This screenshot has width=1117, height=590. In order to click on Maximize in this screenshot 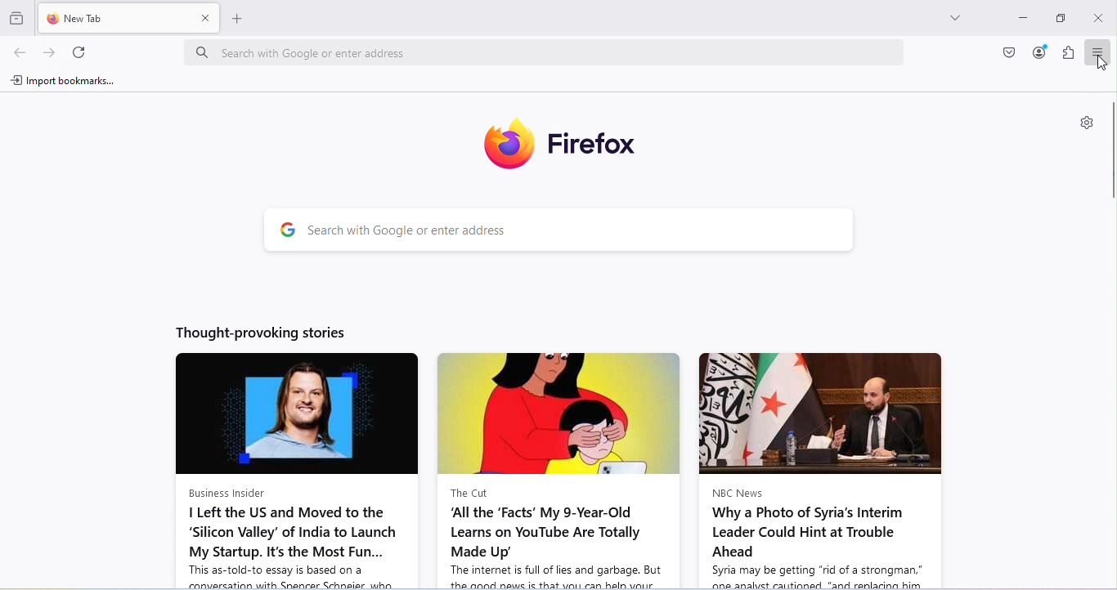, I will do `click(1059, 20)`.